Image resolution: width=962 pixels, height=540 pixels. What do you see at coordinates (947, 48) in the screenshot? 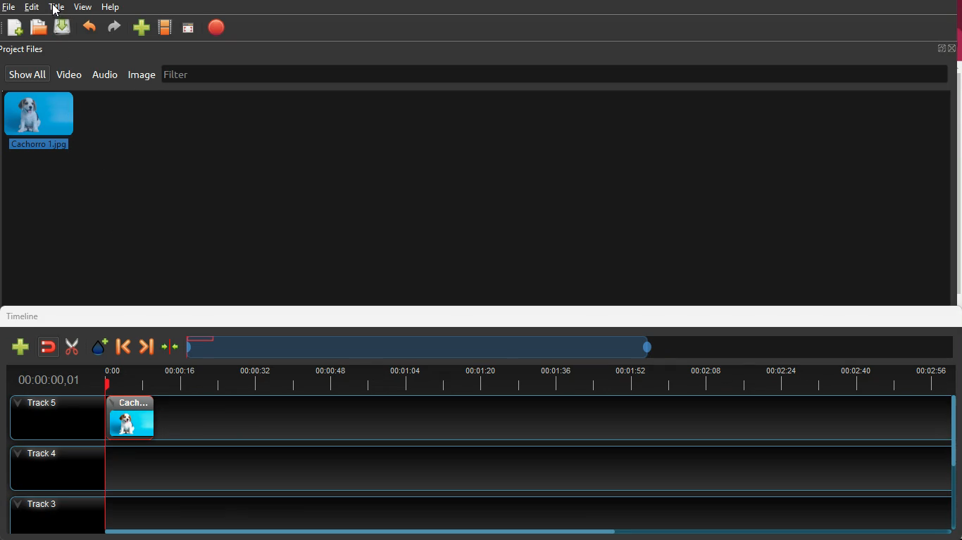
I see `full screen` at bounding box center [947, 48].